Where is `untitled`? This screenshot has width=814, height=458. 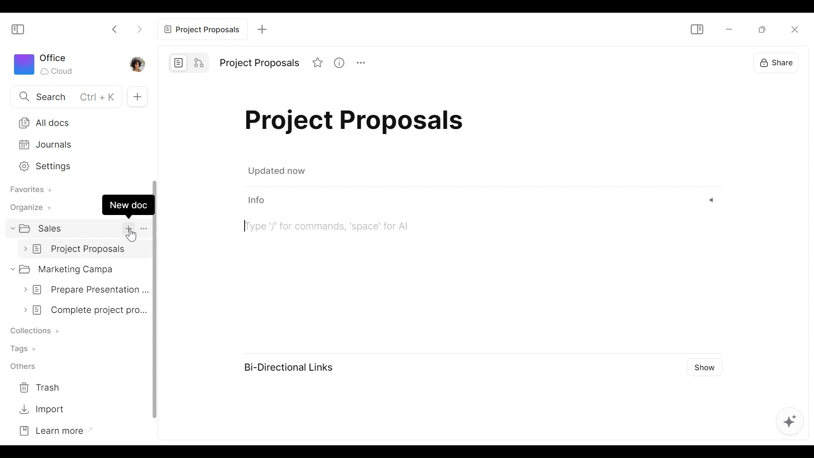
untitled is located at coordinates (83, 249).